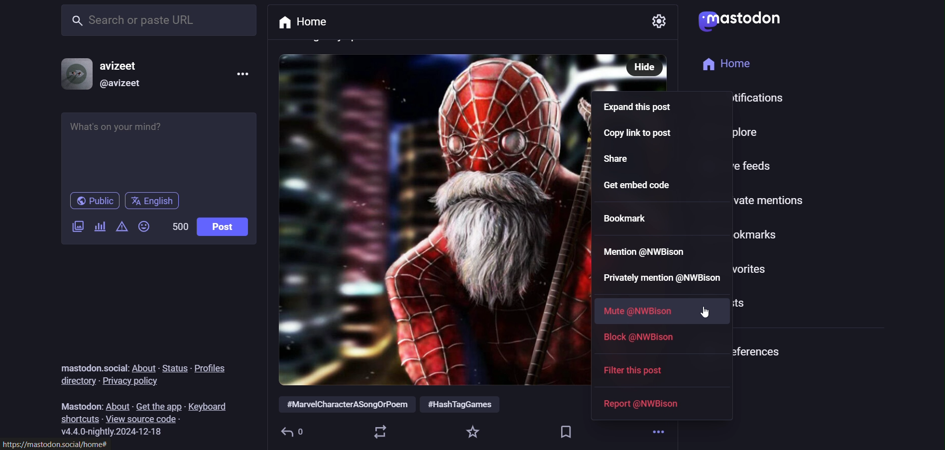 The image size is (945, 450). Describe the element at coordinates (643, 110) in the screenshot. I see `expand this post` at that location.